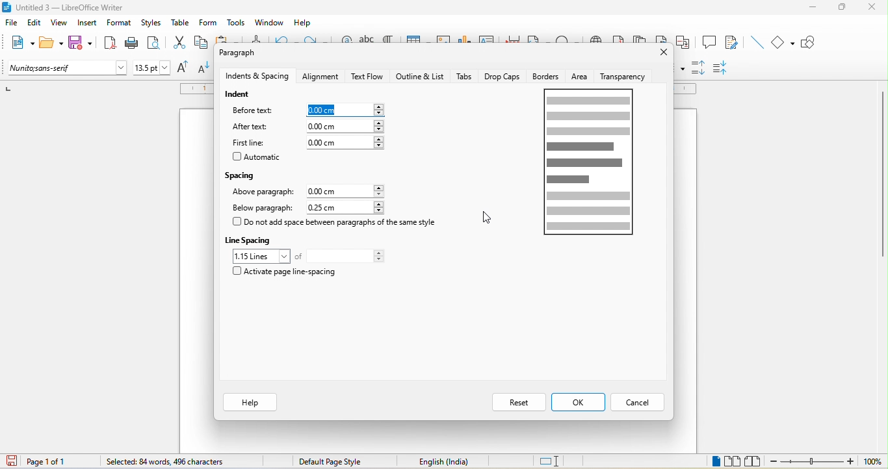 The height and width of the screenshot is (469, 888). I want to click on close, so click(662, 51).